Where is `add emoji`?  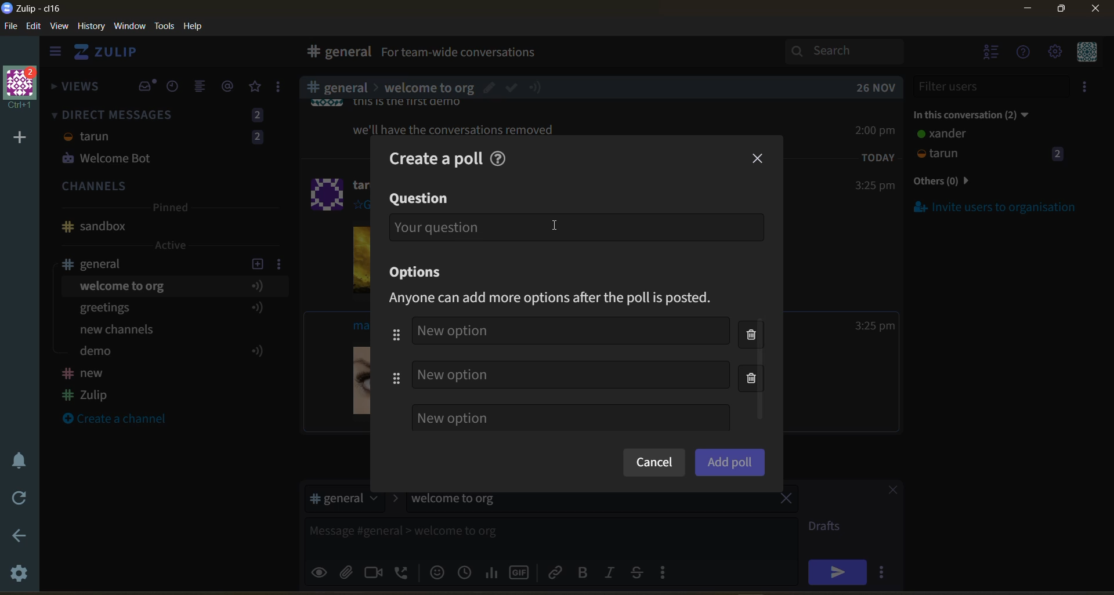
add emoji is located at coordinates (436, 572).